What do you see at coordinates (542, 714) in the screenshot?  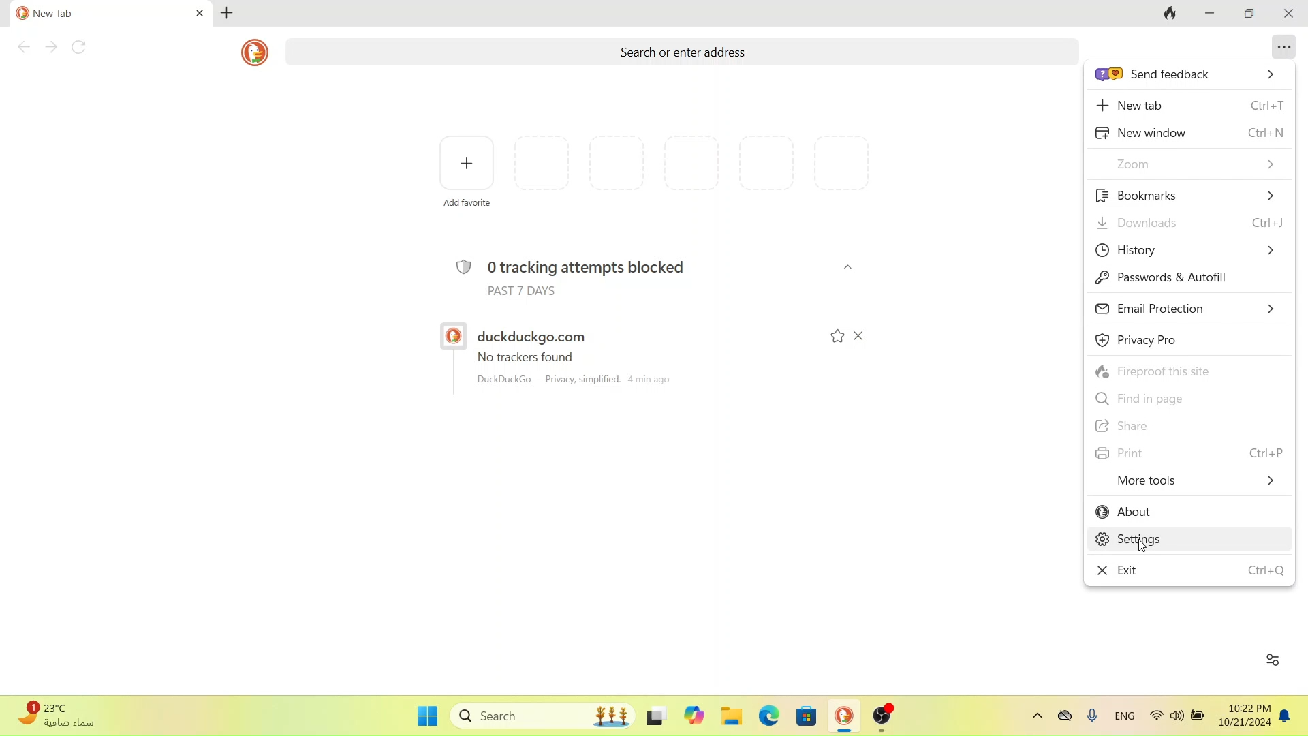 I see `search` at bounding box center [542, 714].